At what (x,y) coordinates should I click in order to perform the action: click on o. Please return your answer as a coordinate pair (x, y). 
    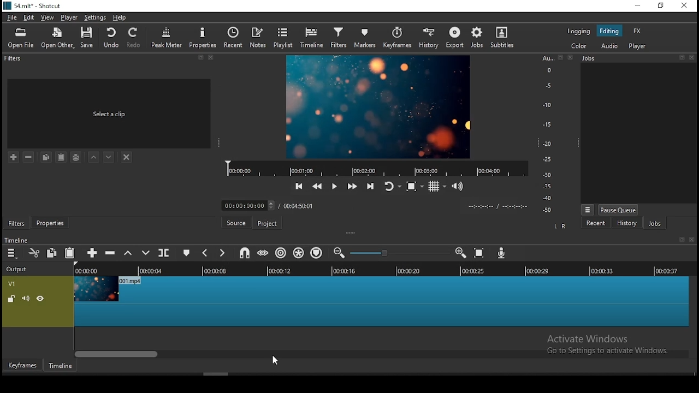
    Looking at the image, I should click on (545, 69).